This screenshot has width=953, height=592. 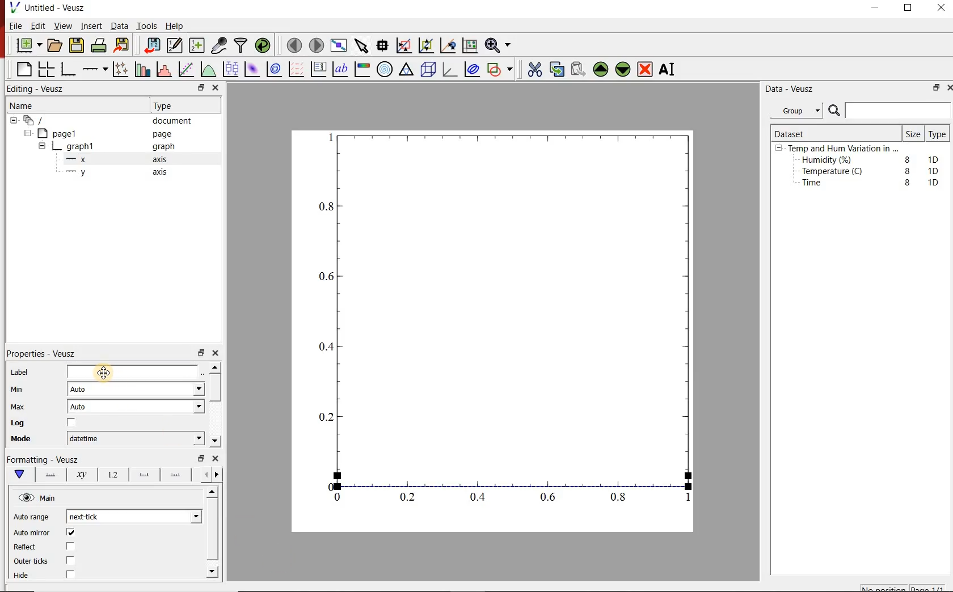 I want to click on 3d scene, so click(x=429, y=71).